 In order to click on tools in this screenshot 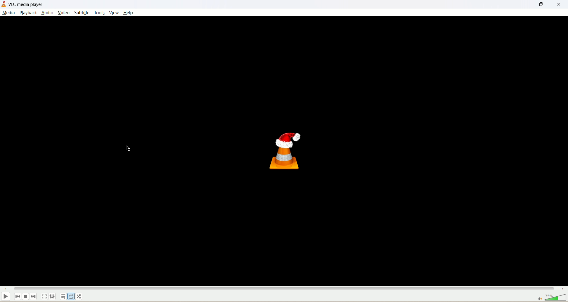, I will do `click(100, 13)`.